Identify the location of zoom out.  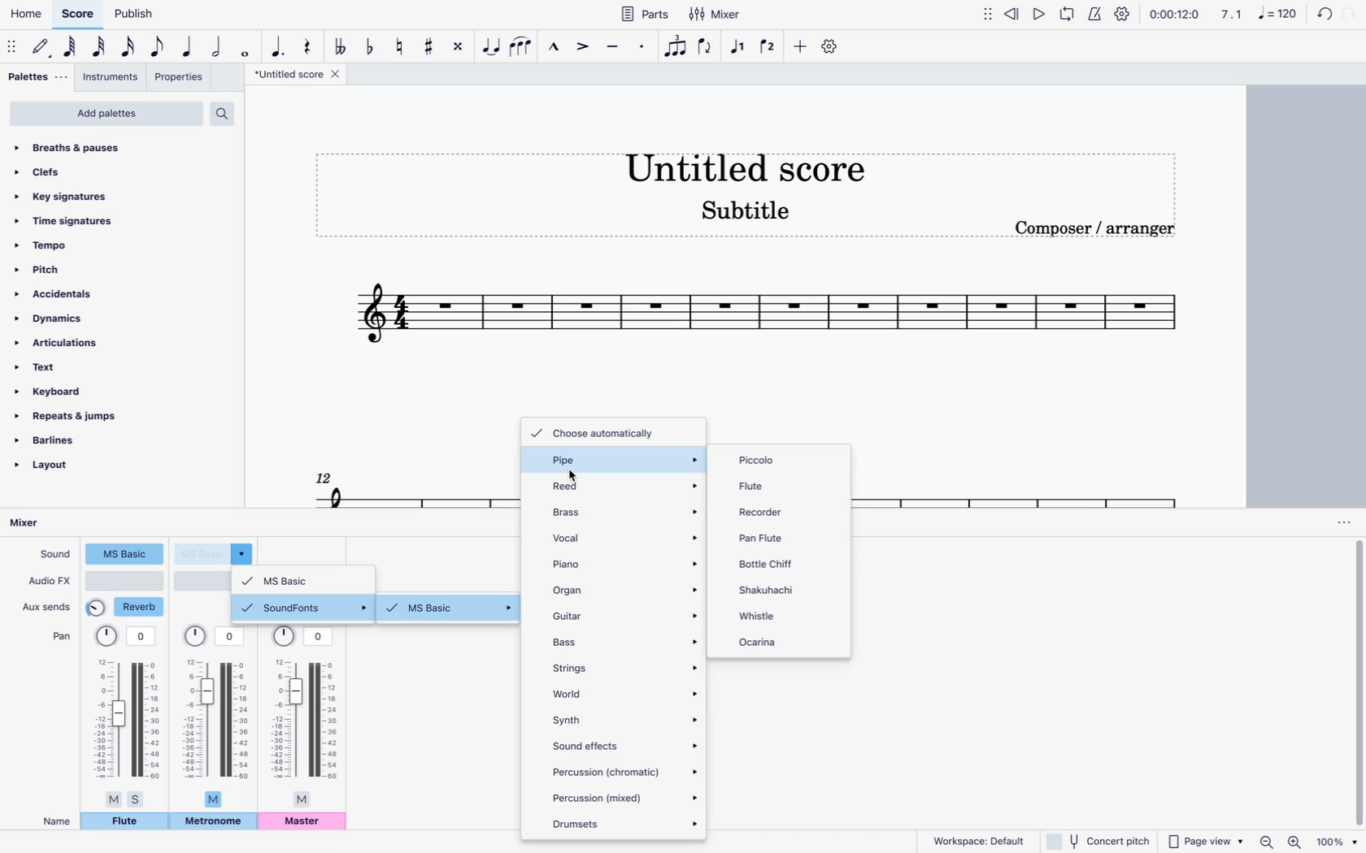
(1266, 841).